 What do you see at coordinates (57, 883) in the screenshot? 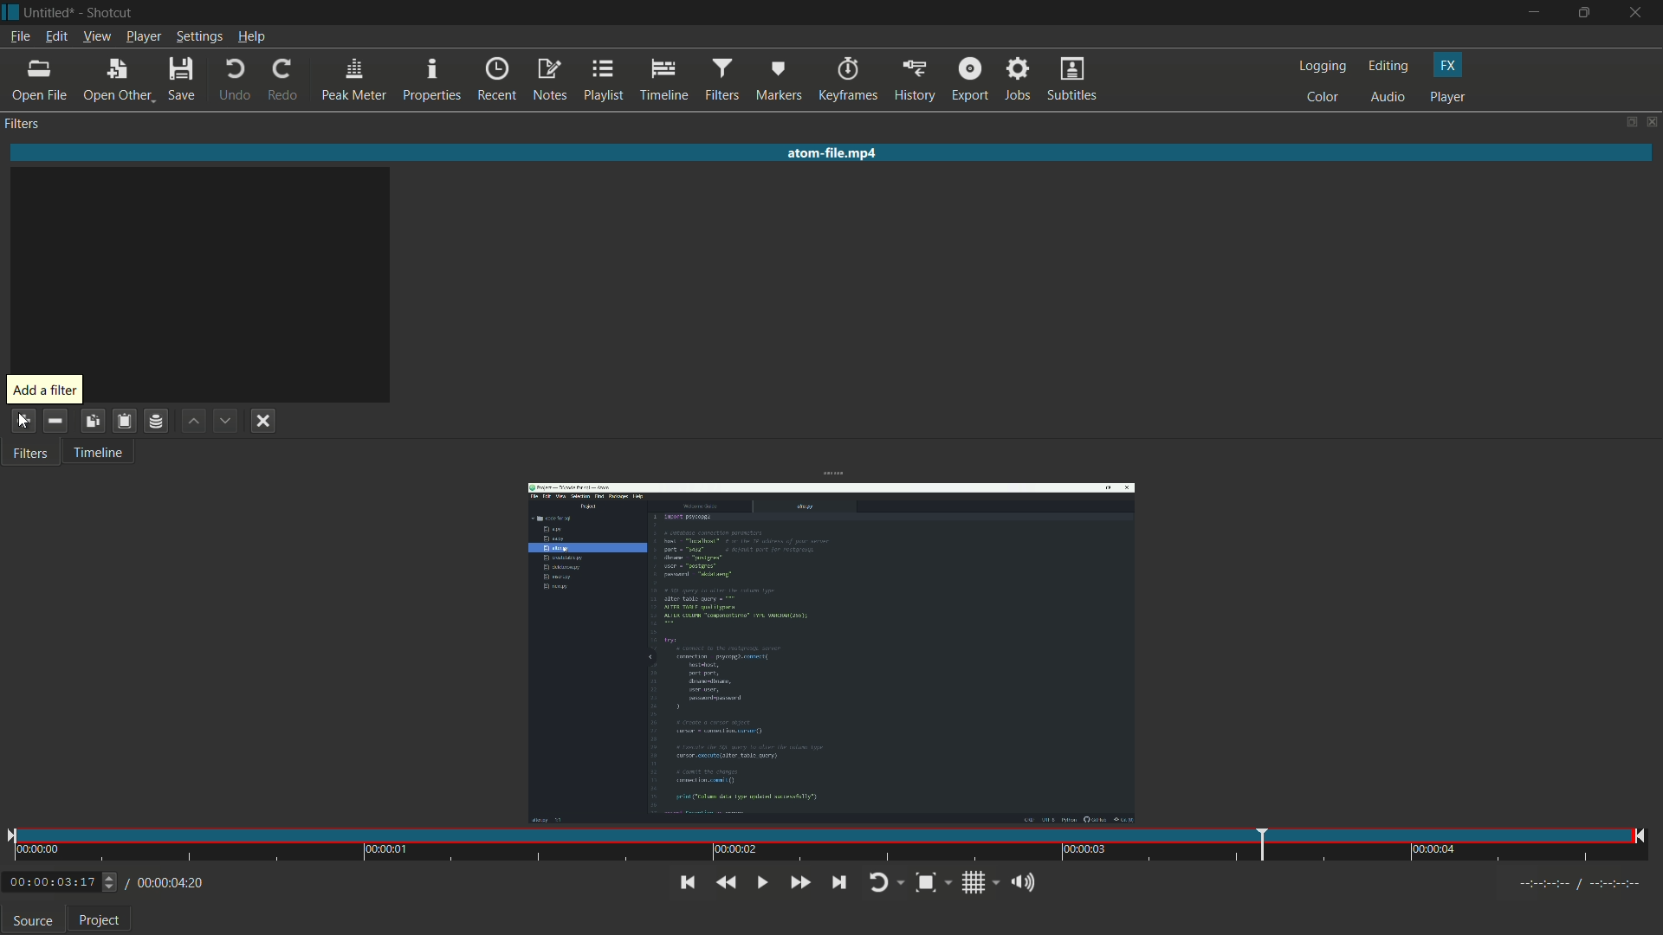
I see `/00:00:03:17` at bounding box center [57, 883].